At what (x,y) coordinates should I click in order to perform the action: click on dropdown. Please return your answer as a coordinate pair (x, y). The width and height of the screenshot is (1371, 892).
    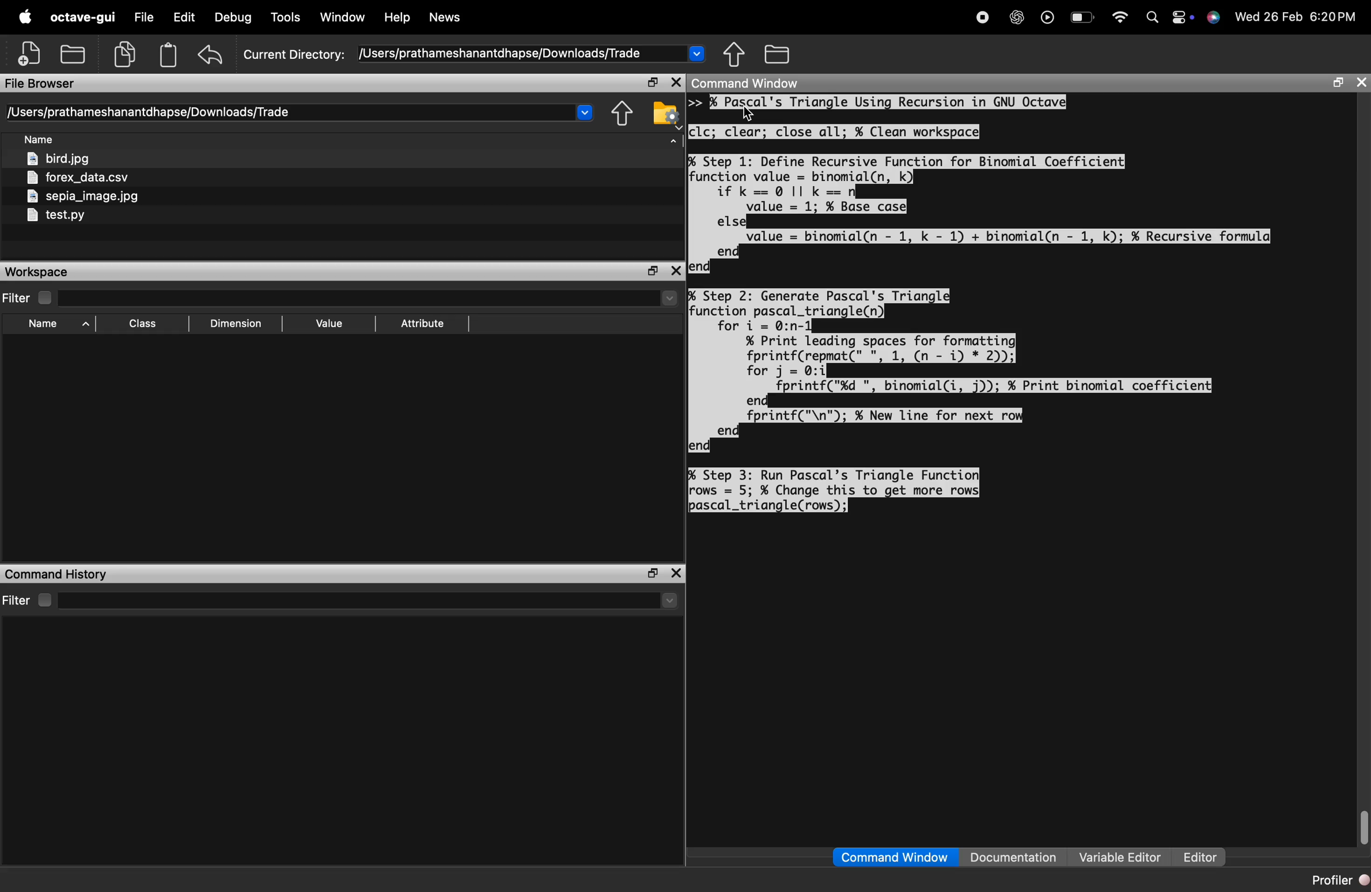
    Looking at the image, I should click on (672, 145).